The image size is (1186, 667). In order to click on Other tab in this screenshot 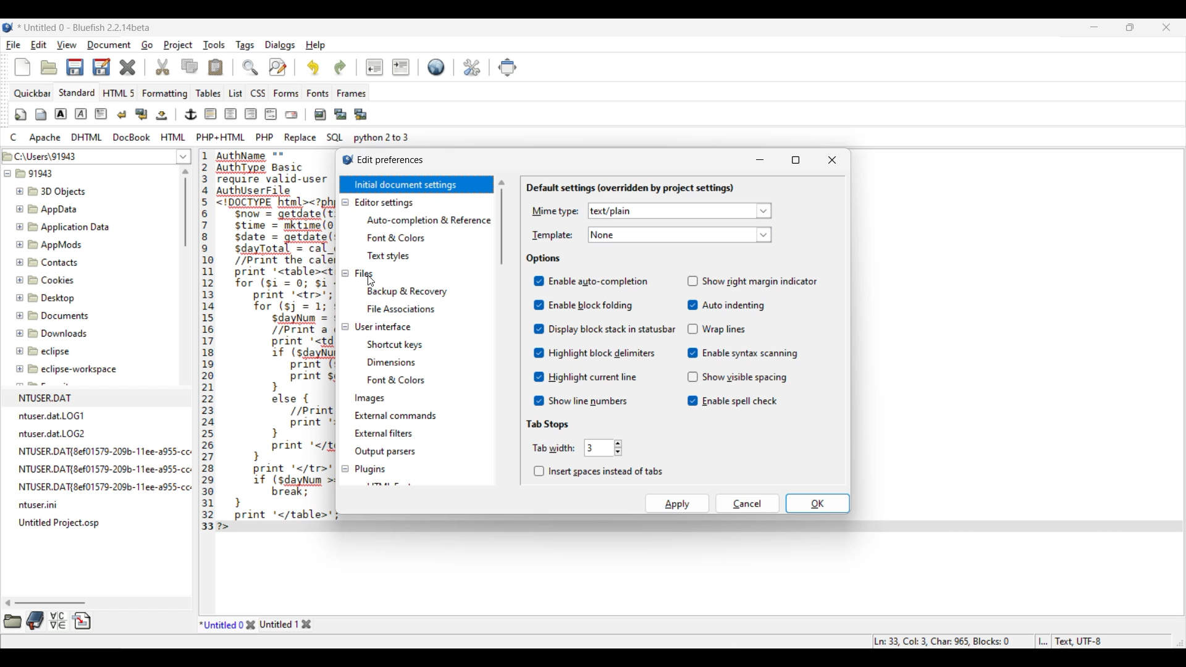, I will do `click(285, 624)`.